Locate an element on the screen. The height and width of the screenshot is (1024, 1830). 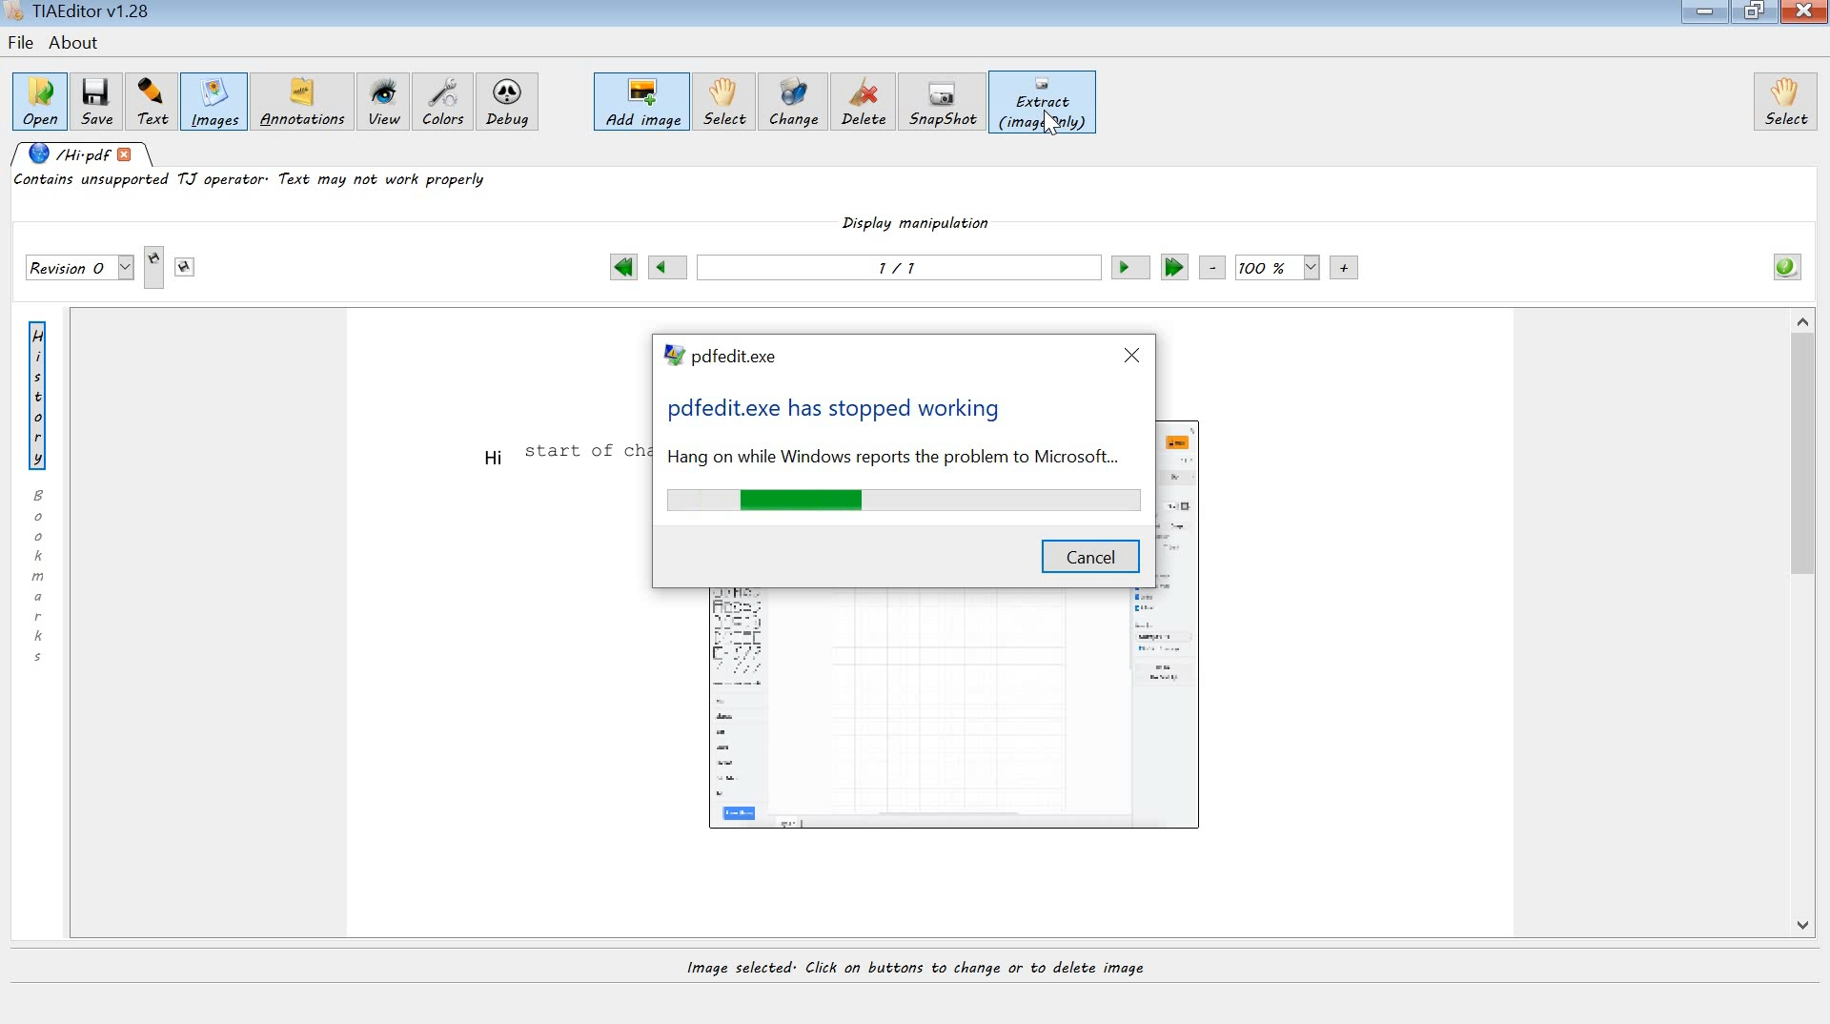
text is located at coordinates (559, 455).